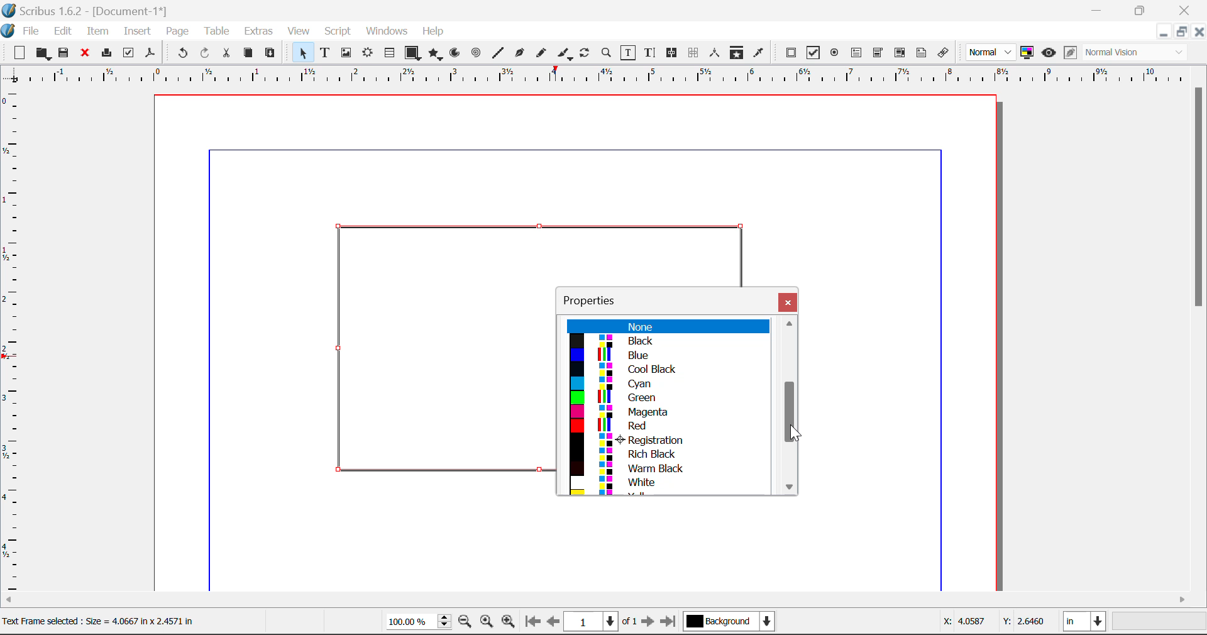 This screenshot has height=635, width=1207. What do you see at coordinates (456, 54) in the screenshot?
I see `Arc` at bounding box center [456, 54].